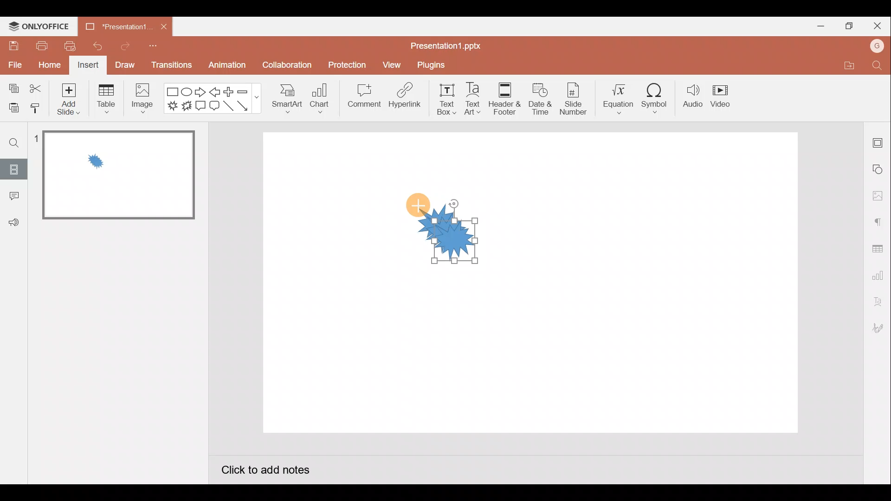 This screenshot has width=891, height=501. I want to click on Shape settings, so click(879, 168).